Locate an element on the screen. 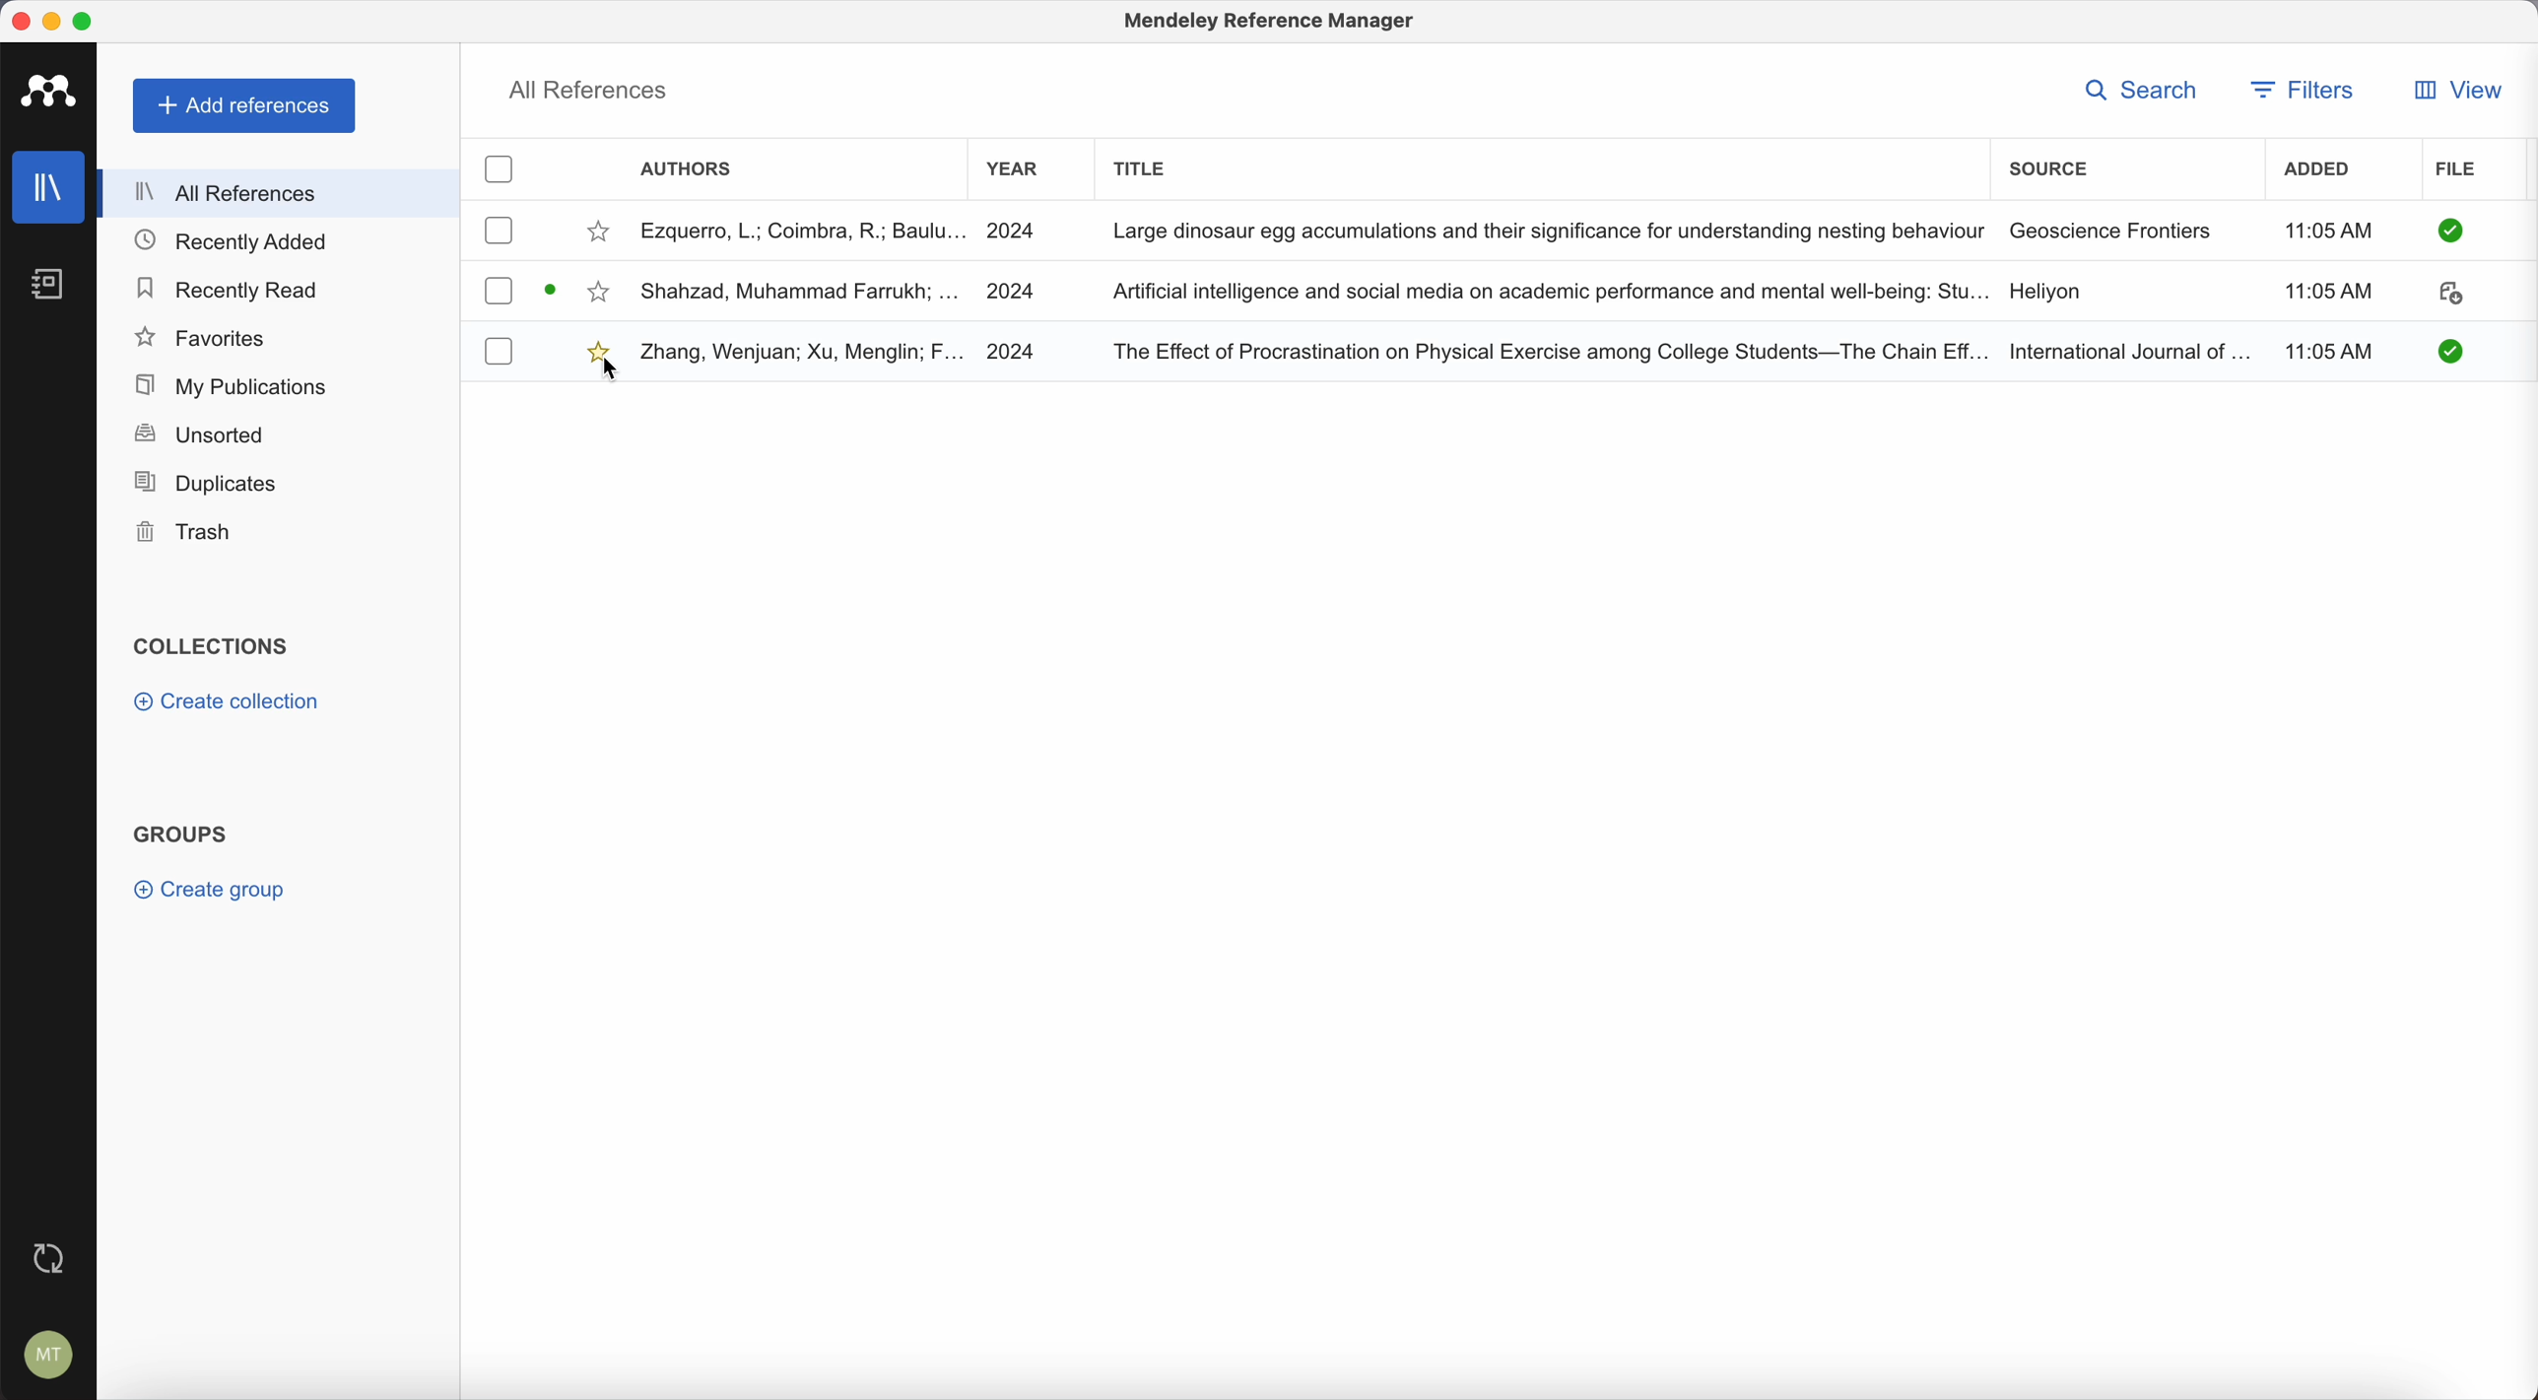  create group is located at coordinates (215, 890).